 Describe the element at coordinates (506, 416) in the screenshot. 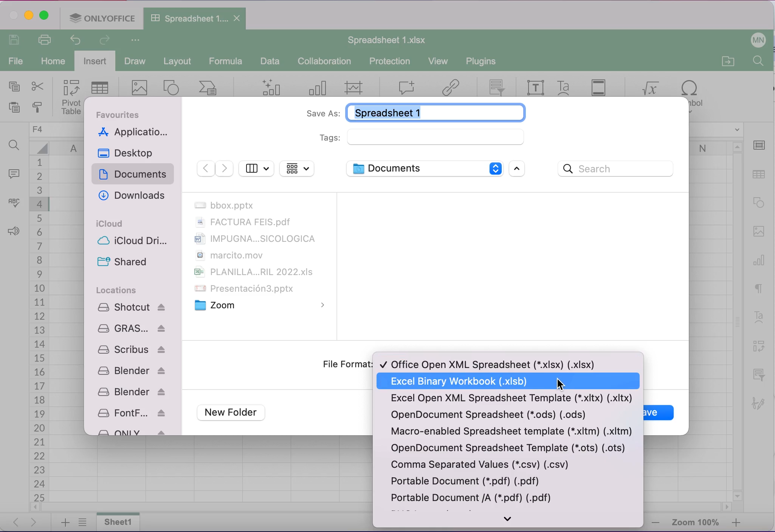

I see `opendocument spreadsheet` at that location.